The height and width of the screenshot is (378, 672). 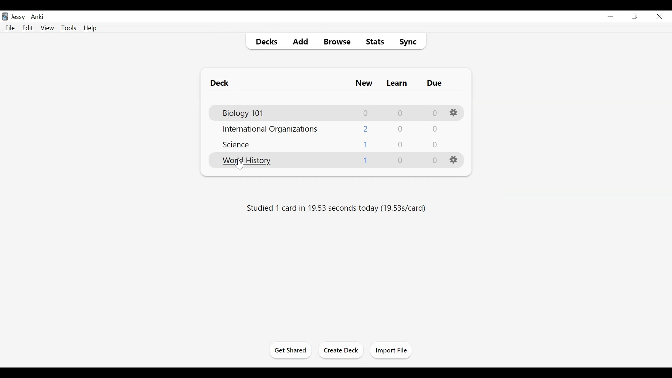 I want to click on Deck, so click(x=219, y=83).